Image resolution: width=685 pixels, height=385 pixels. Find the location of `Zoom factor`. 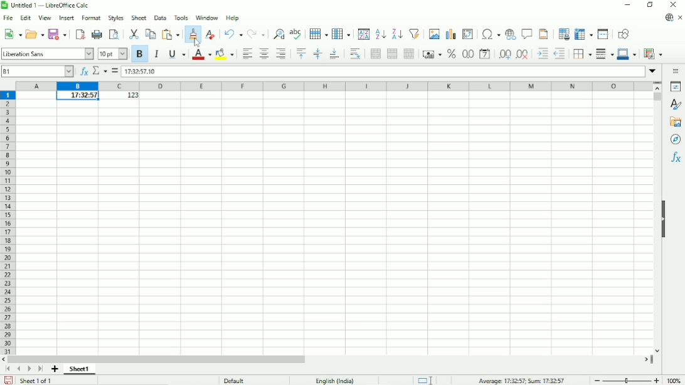

Zoom factor is located at coordinates (674, 379).